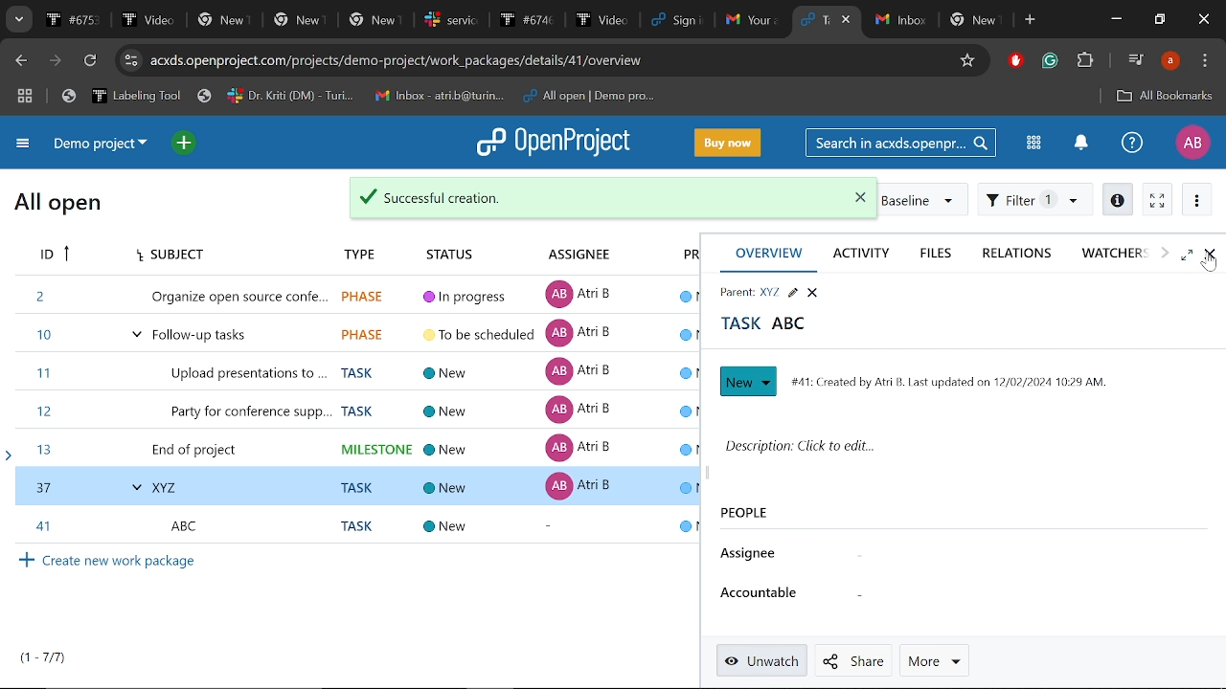  What do you see at coordinates (747, 518) in the screenshot?
I see `People` at bounding box center [747, 518].